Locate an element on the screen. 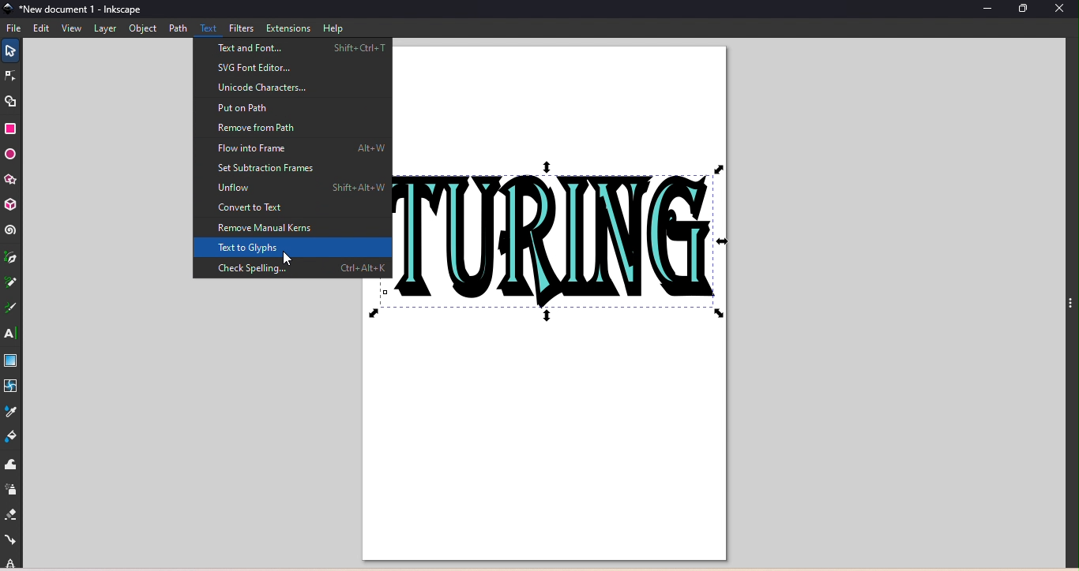 This screenshot has height=571, width=1079. Flow into frame is located at coordinates (293, 149).